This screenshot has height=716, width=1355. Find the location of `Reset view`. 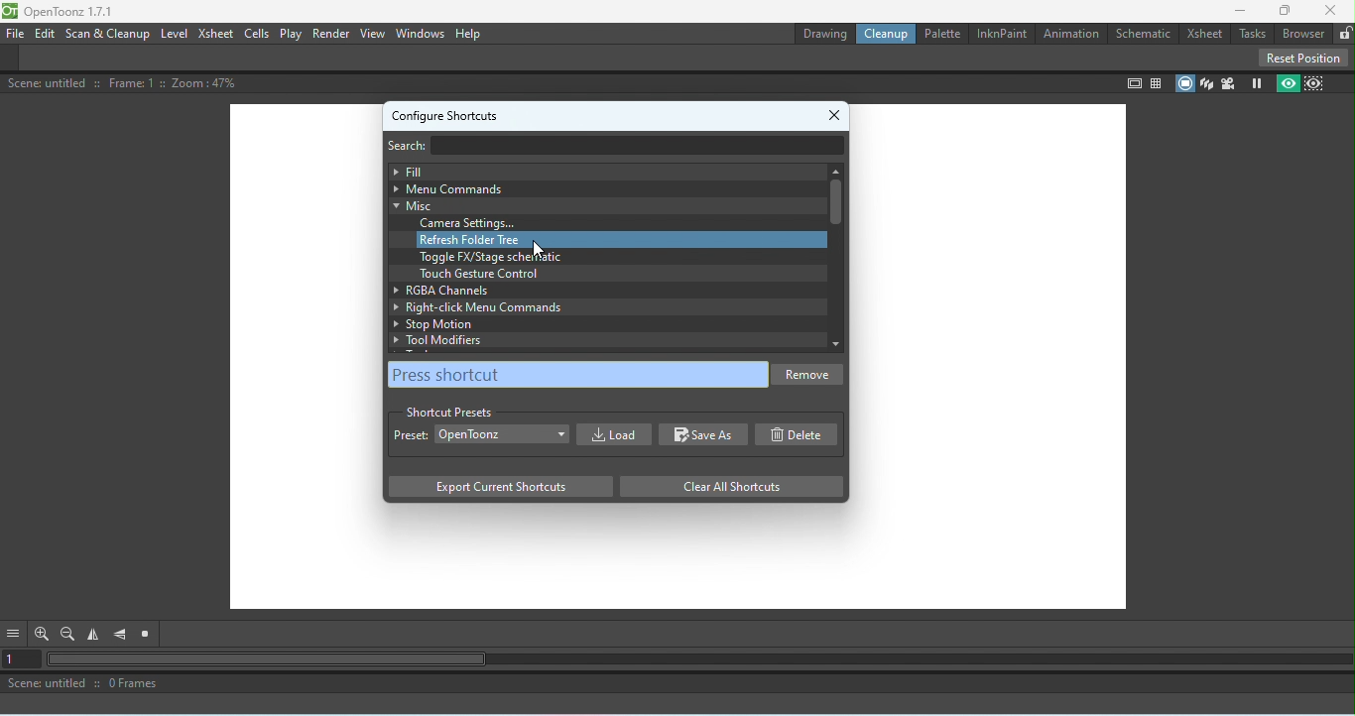

Reset view is located at coordinates (149, 635).